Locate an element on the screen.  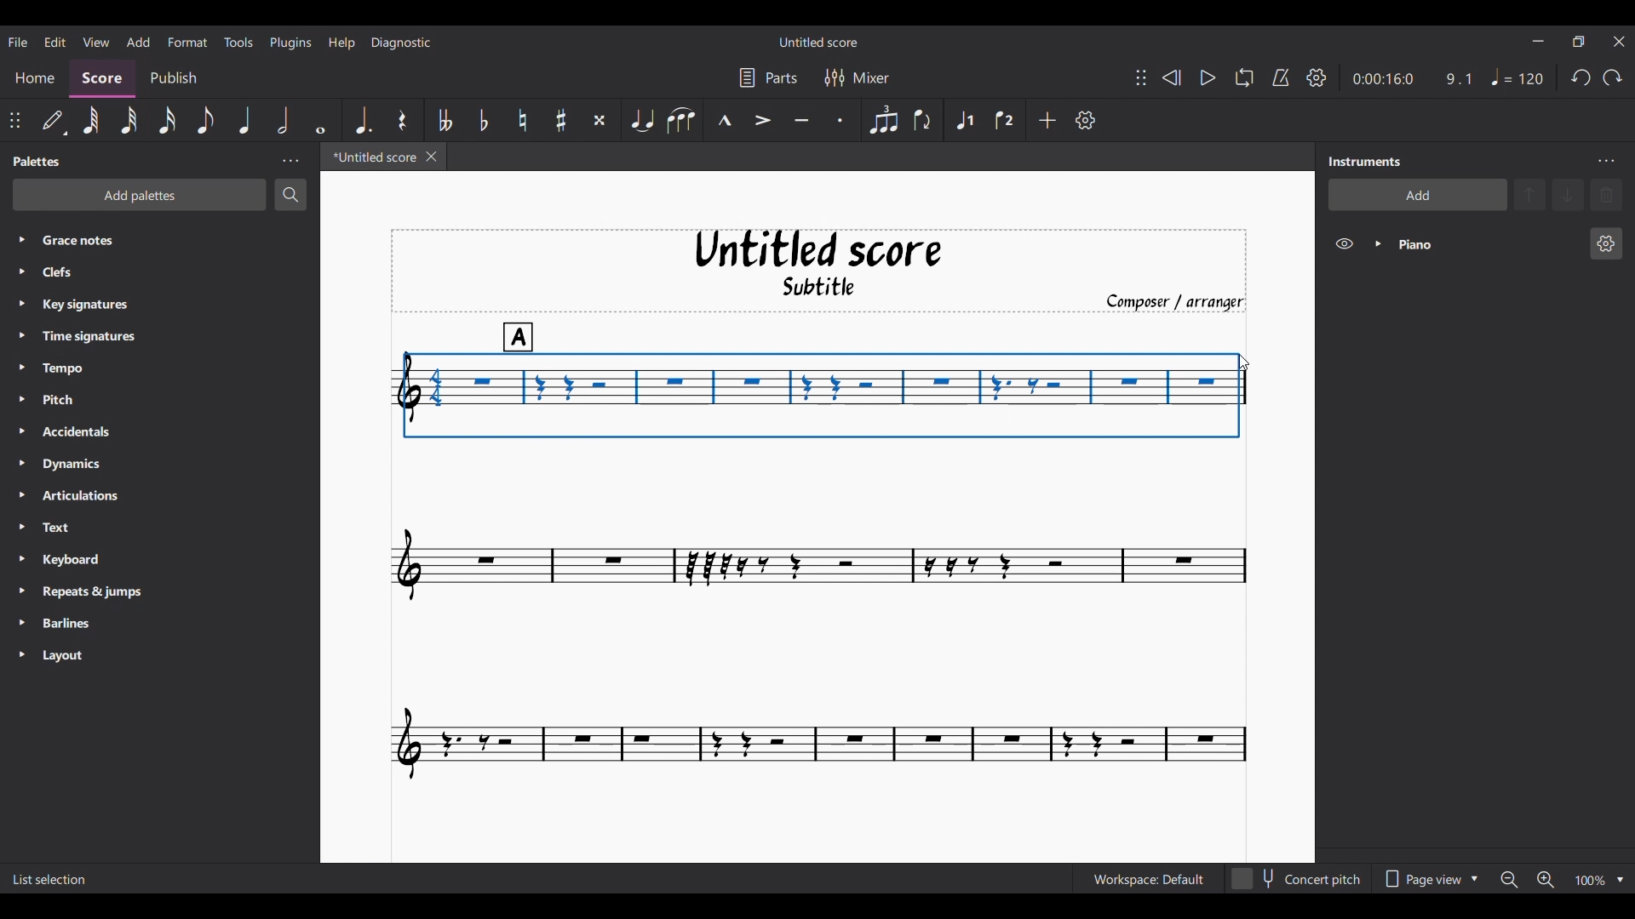
Rest is located at coordinates (402, 120).